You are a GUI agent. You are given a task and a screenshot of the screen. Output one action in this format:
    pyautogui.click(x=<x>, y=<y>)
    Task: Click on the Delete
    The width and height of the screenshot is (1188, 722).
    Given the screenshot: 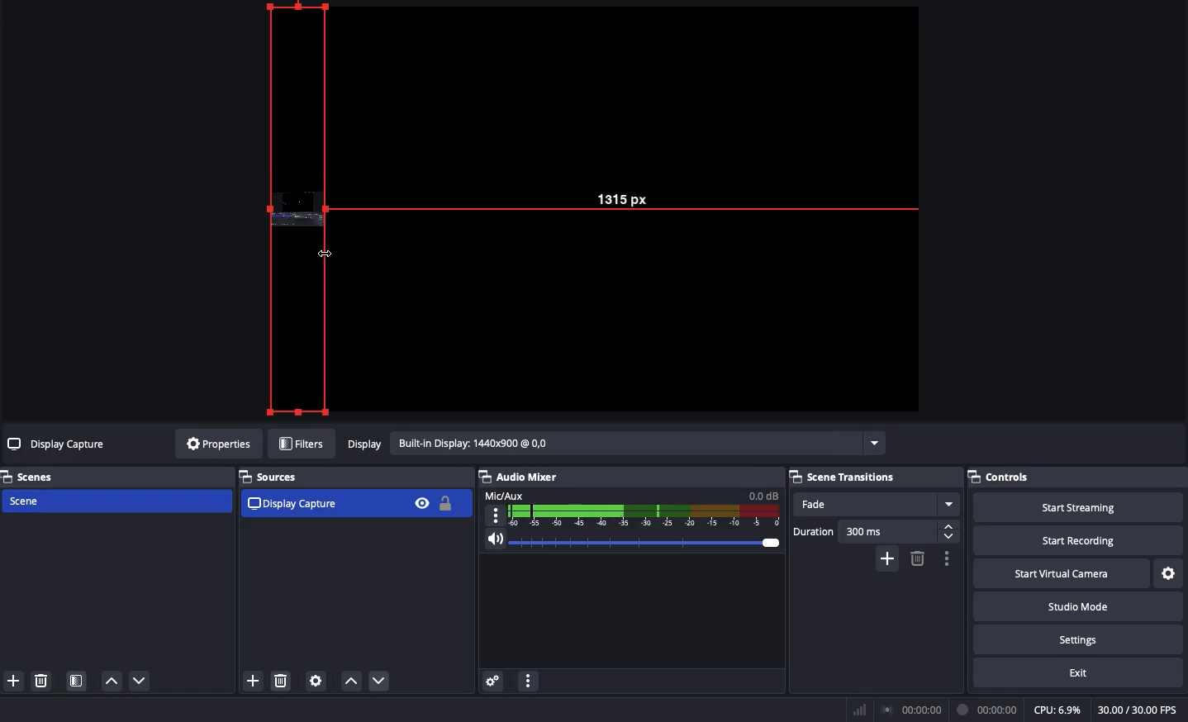 What is the action you would take?
    pyautogui.click(x=916, y=558)
    